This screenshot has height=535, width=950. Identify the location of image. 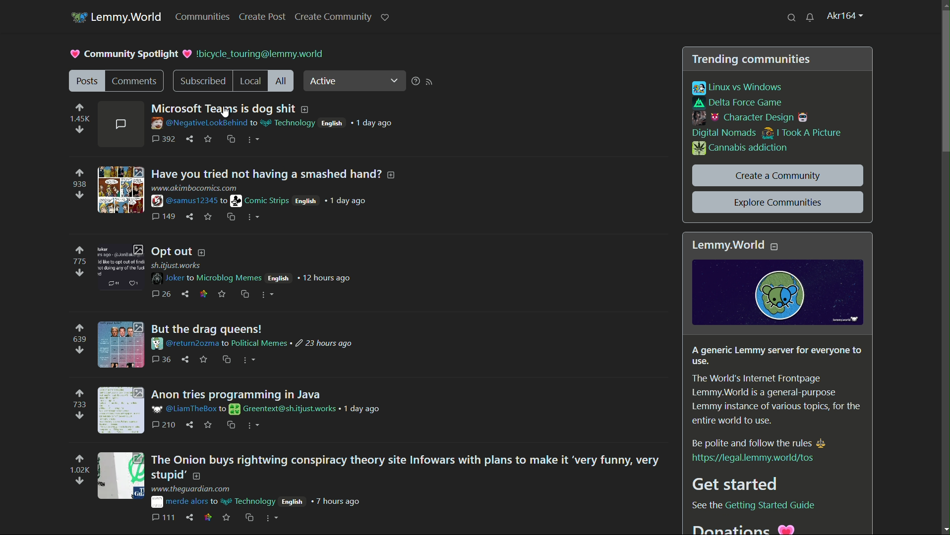
(121, 190).